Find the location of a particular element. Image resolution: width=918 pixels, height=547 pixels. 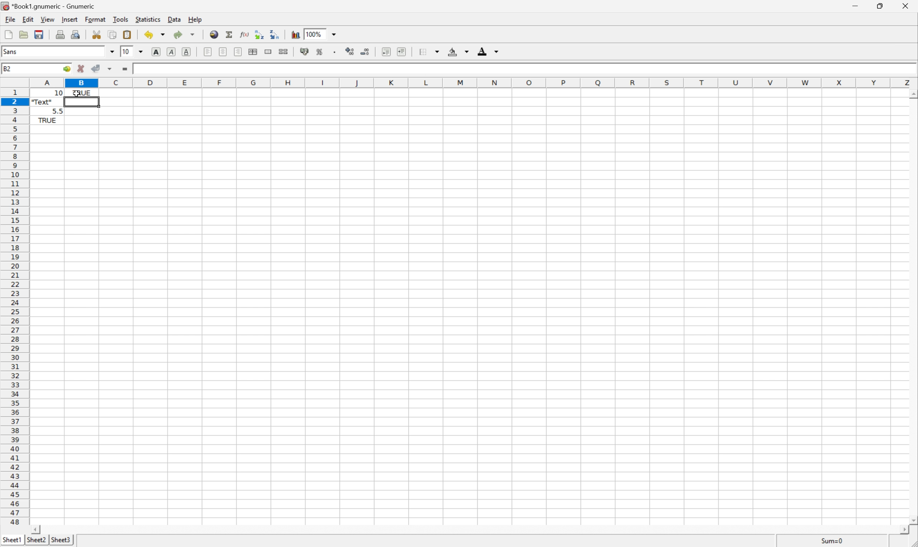

TRUE is located at coordinates (81, 92).